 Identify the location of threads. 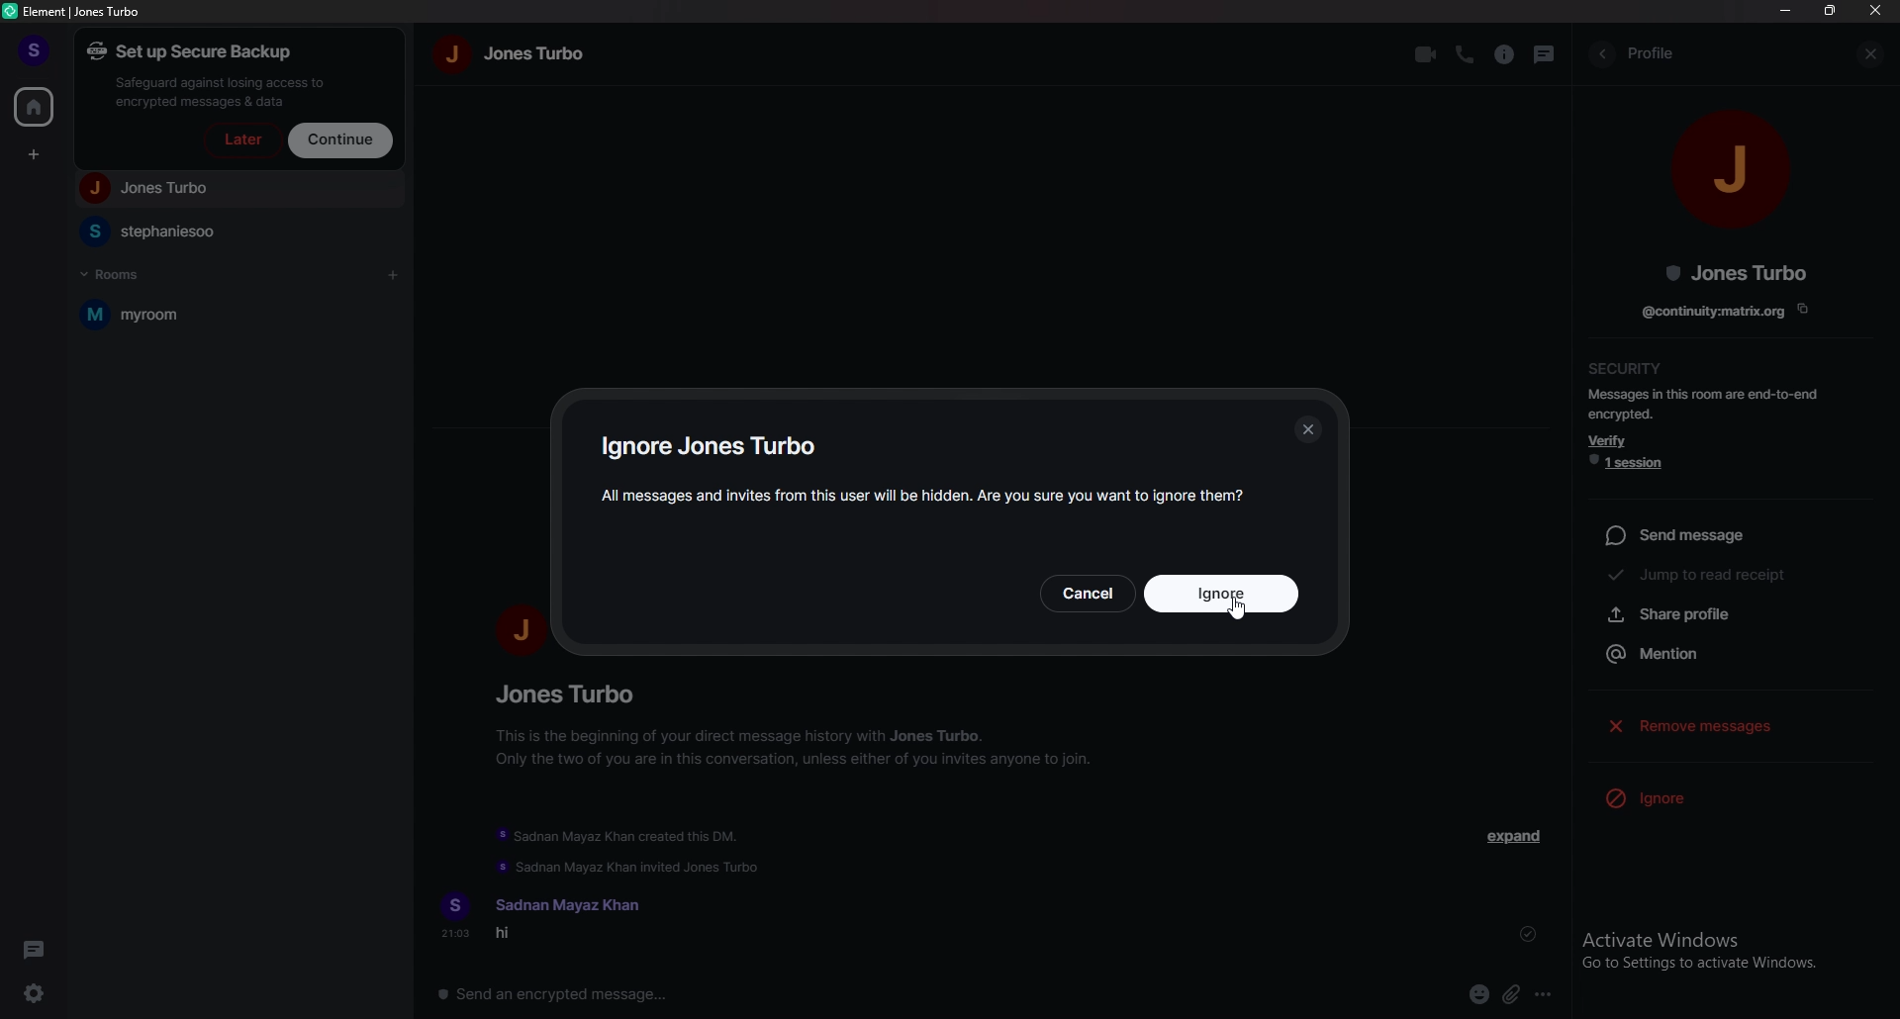
(1546, 53).